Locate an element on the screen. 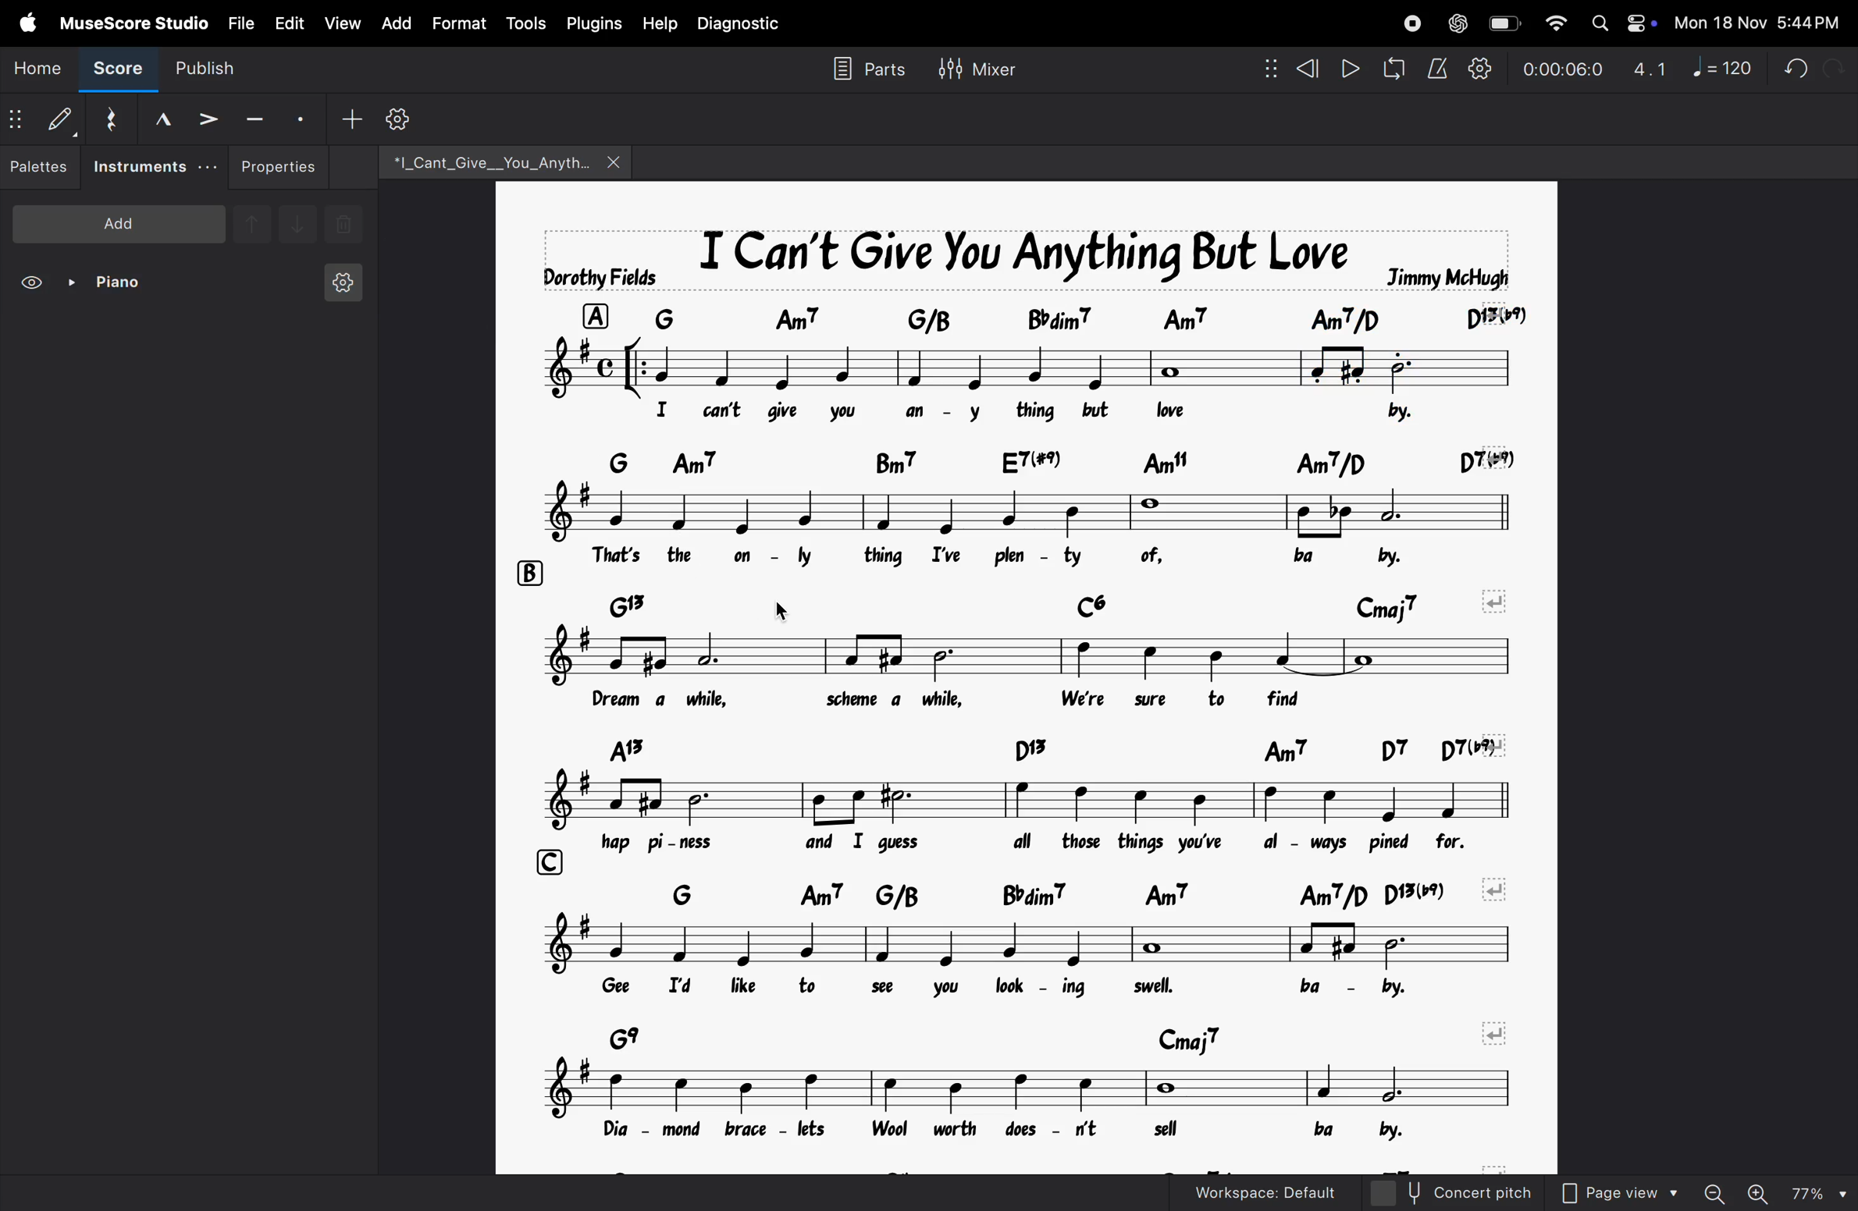 This screenshot has height=1211, width=1858. record is located at coordinates (1410, 23).